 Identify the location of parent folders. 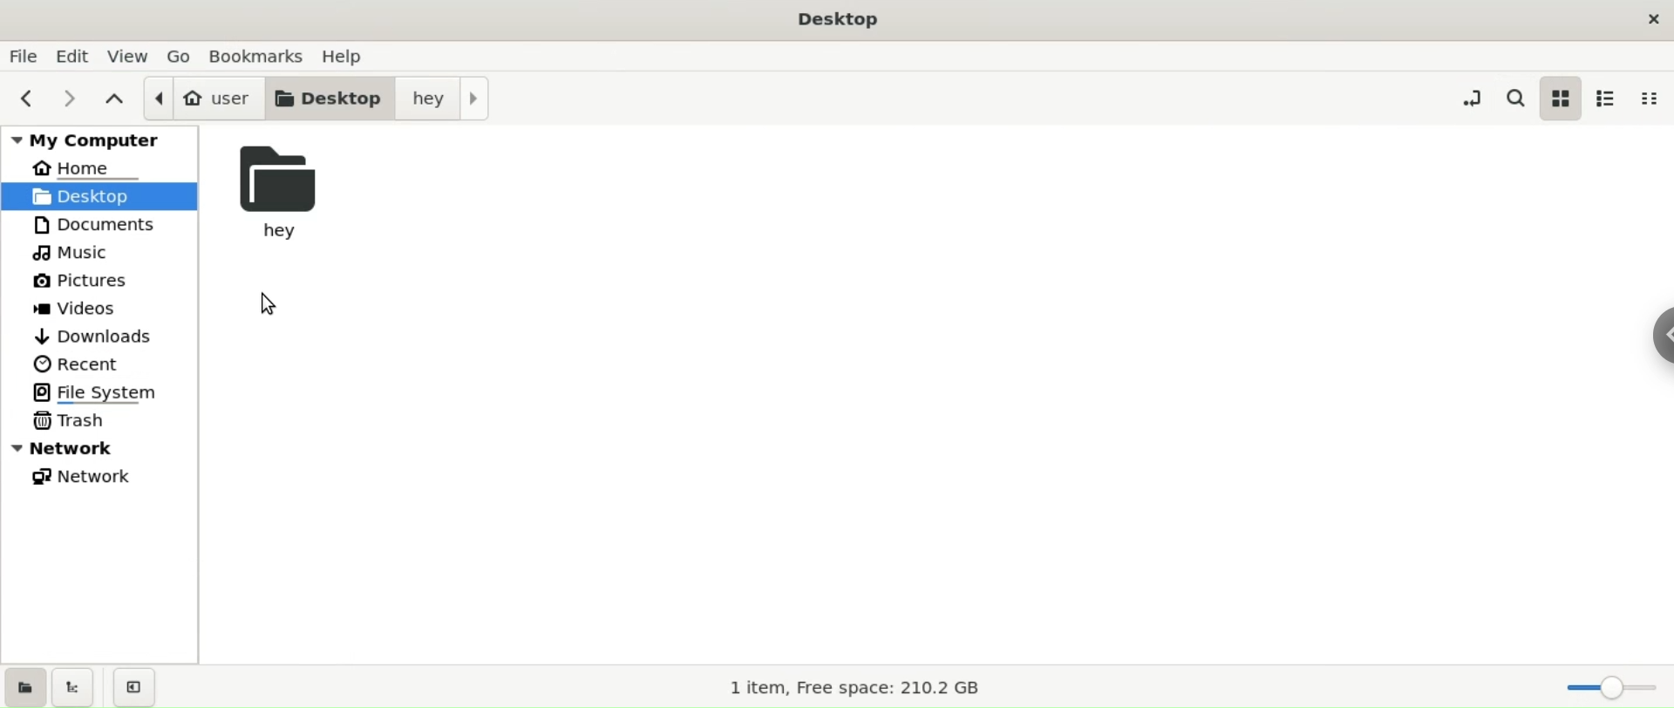
(111, 101).